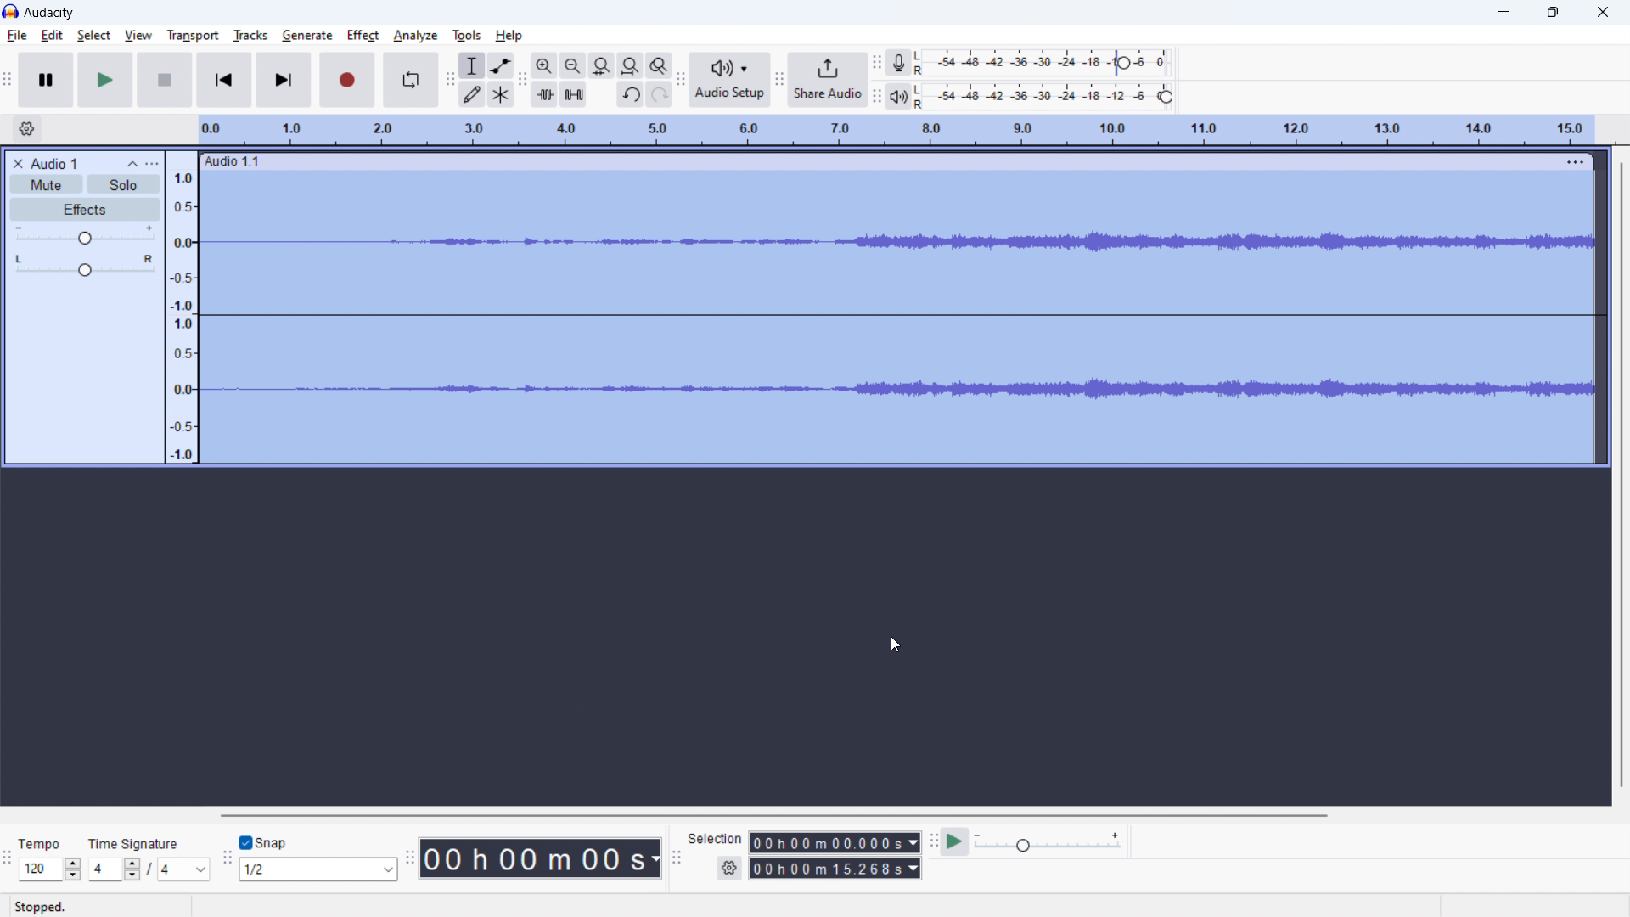 This screenshot has height=917, width=1630. What do you see at coordinates (154, 164) in the screenshot?
I see `view menu` at bounding box center [154, 164].